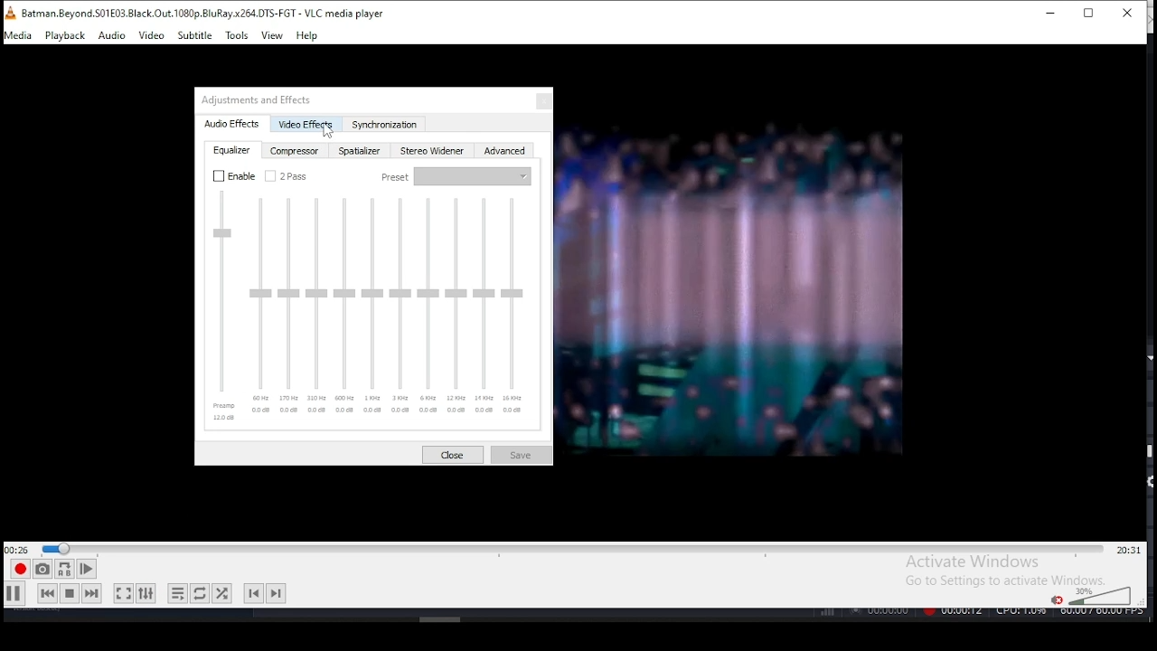  I want to click on help, so click(306, 35).